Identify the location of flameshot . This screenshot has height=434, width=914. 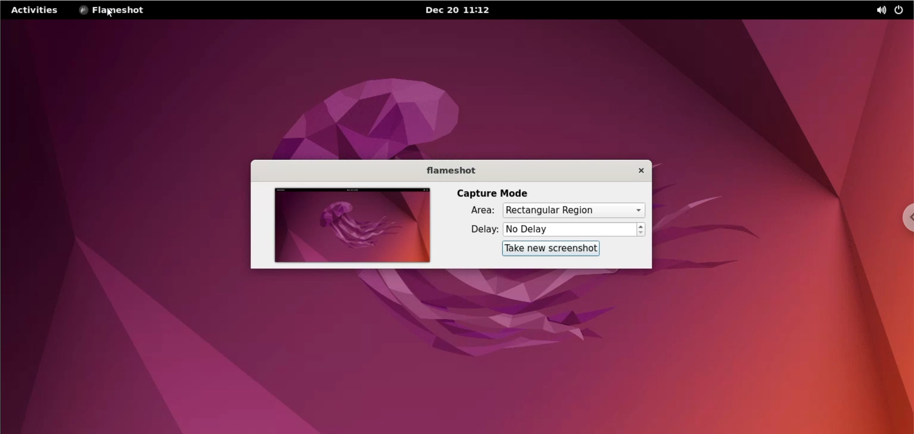
(448, 168).